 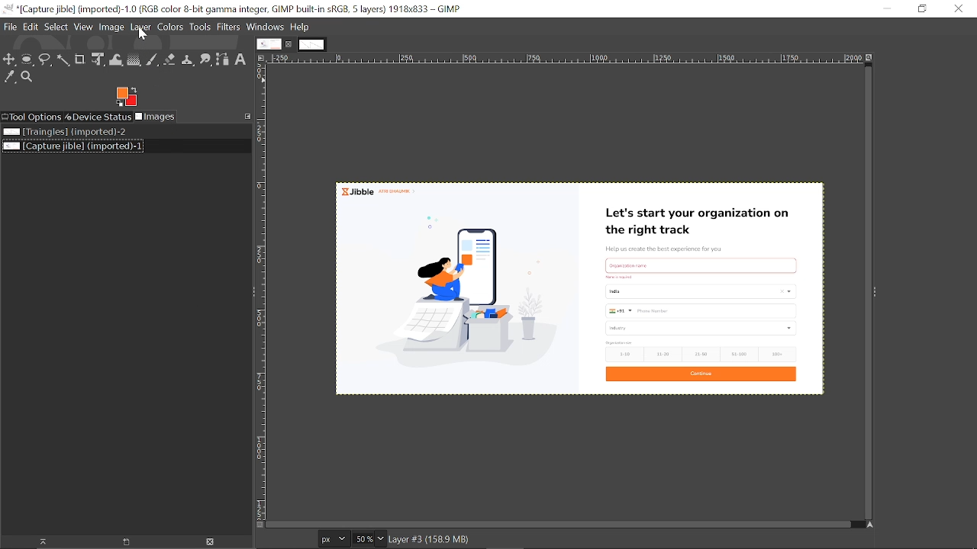 I want to click on View, so click(x=83, y=27).